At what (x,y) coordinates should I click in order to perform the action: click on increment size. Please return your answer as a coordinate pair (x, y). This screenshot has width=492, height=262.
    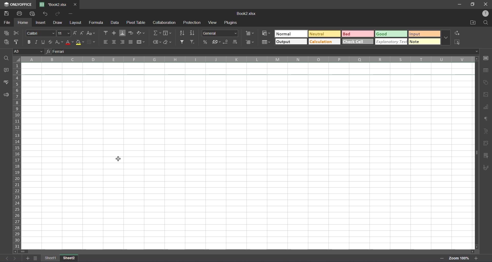
    Looking at the image, I should click on (75, 33).